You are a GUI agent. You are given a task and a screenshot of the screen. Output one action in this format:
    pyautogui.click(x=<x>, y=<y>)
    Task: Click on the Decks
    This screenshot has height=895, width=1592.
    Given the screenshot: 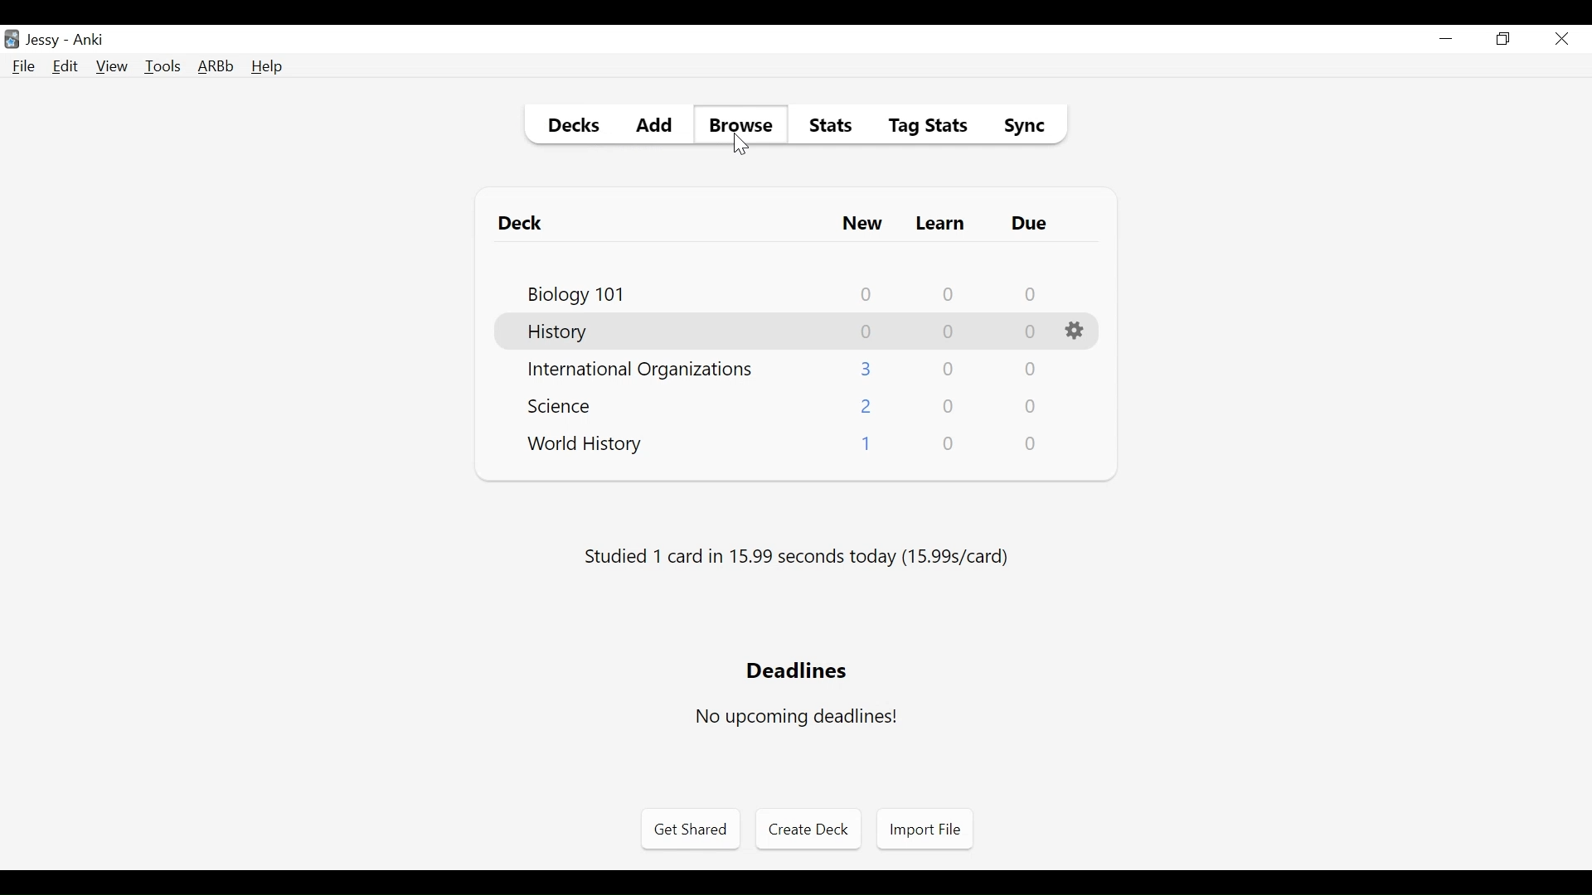 What is the action you would take?
    pyautogui.click(x=570, y=126)
    